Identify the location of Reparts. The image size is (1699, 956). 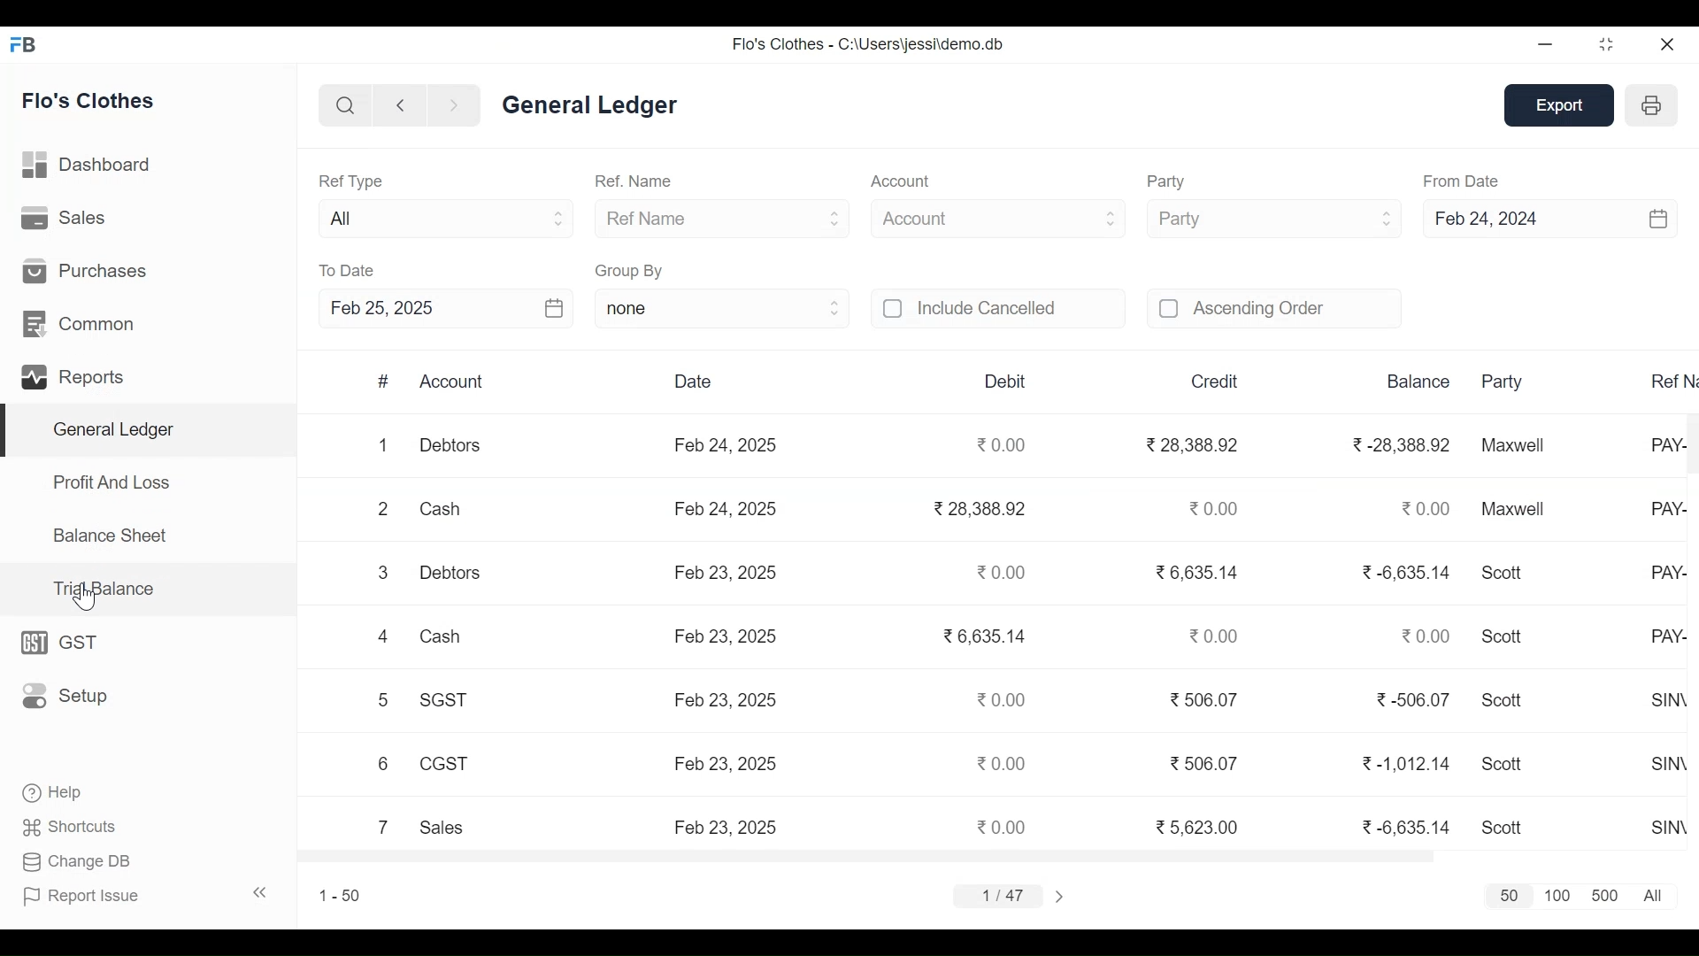
(77, 375).